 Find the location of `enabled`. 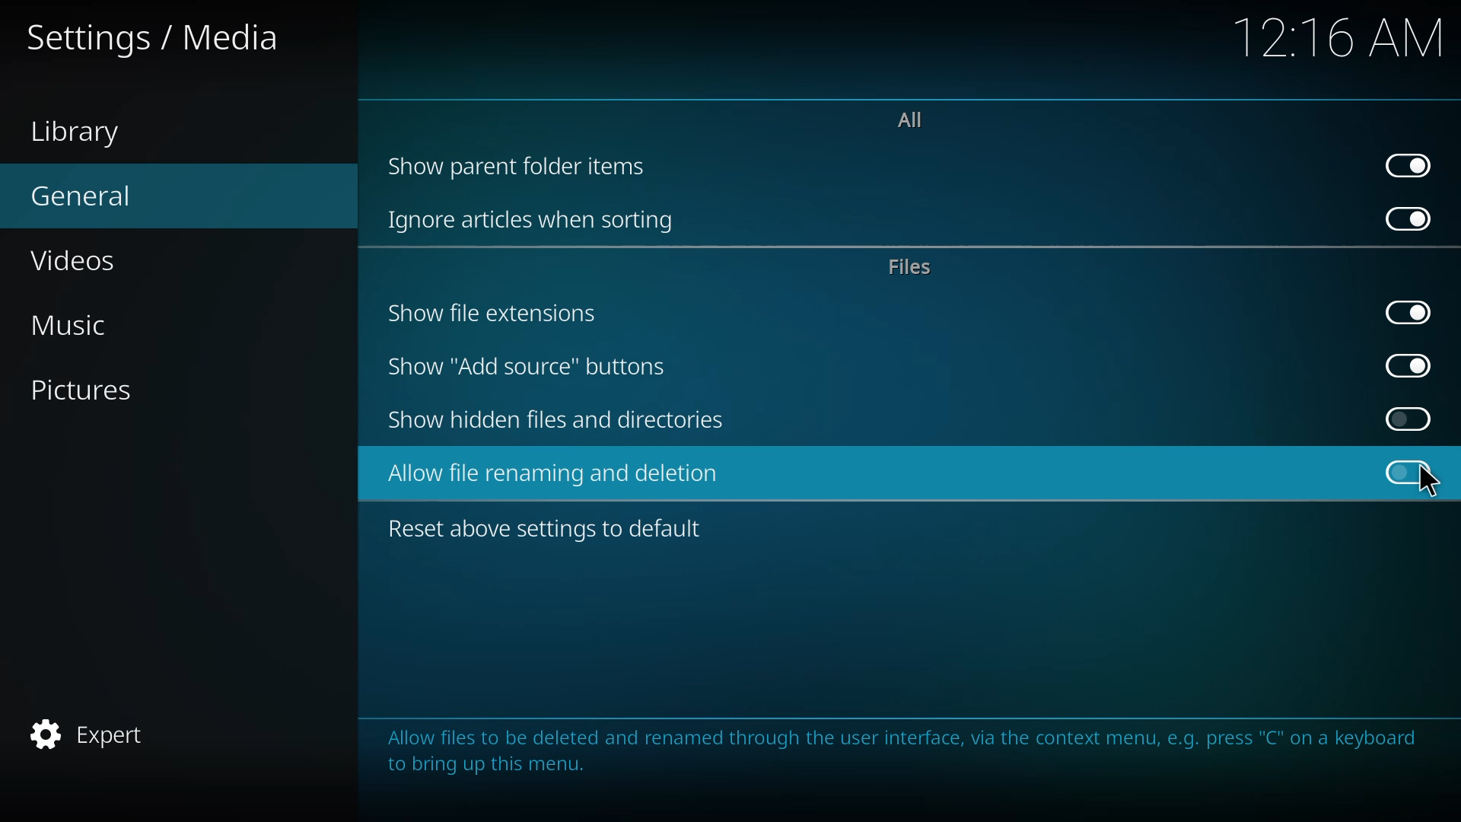

enabled is located at coordinates (1411, 162).